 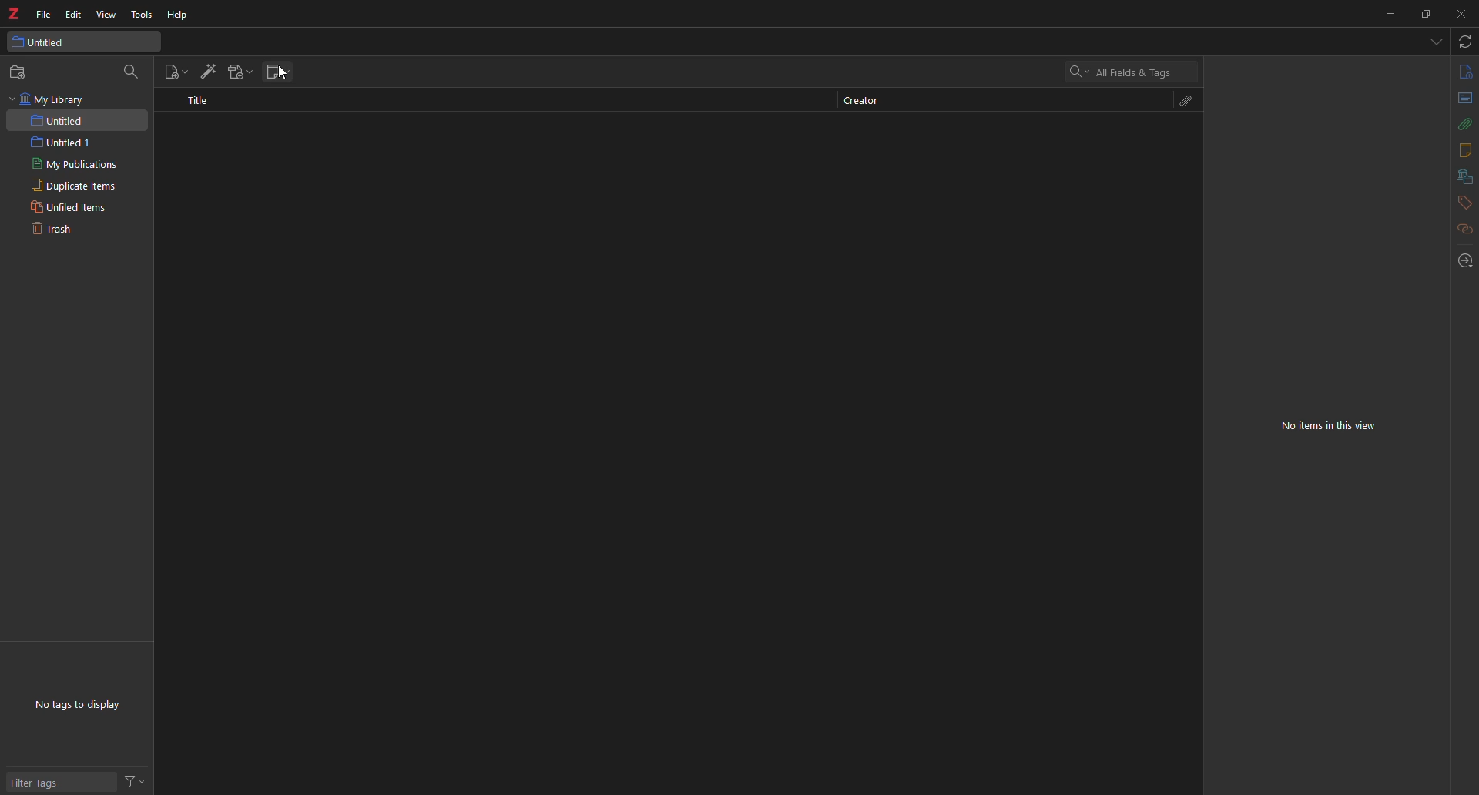 What do you see at coordinates (21, 72) in the screenshot?
I see `new collection` at bounding box center [21, 72].